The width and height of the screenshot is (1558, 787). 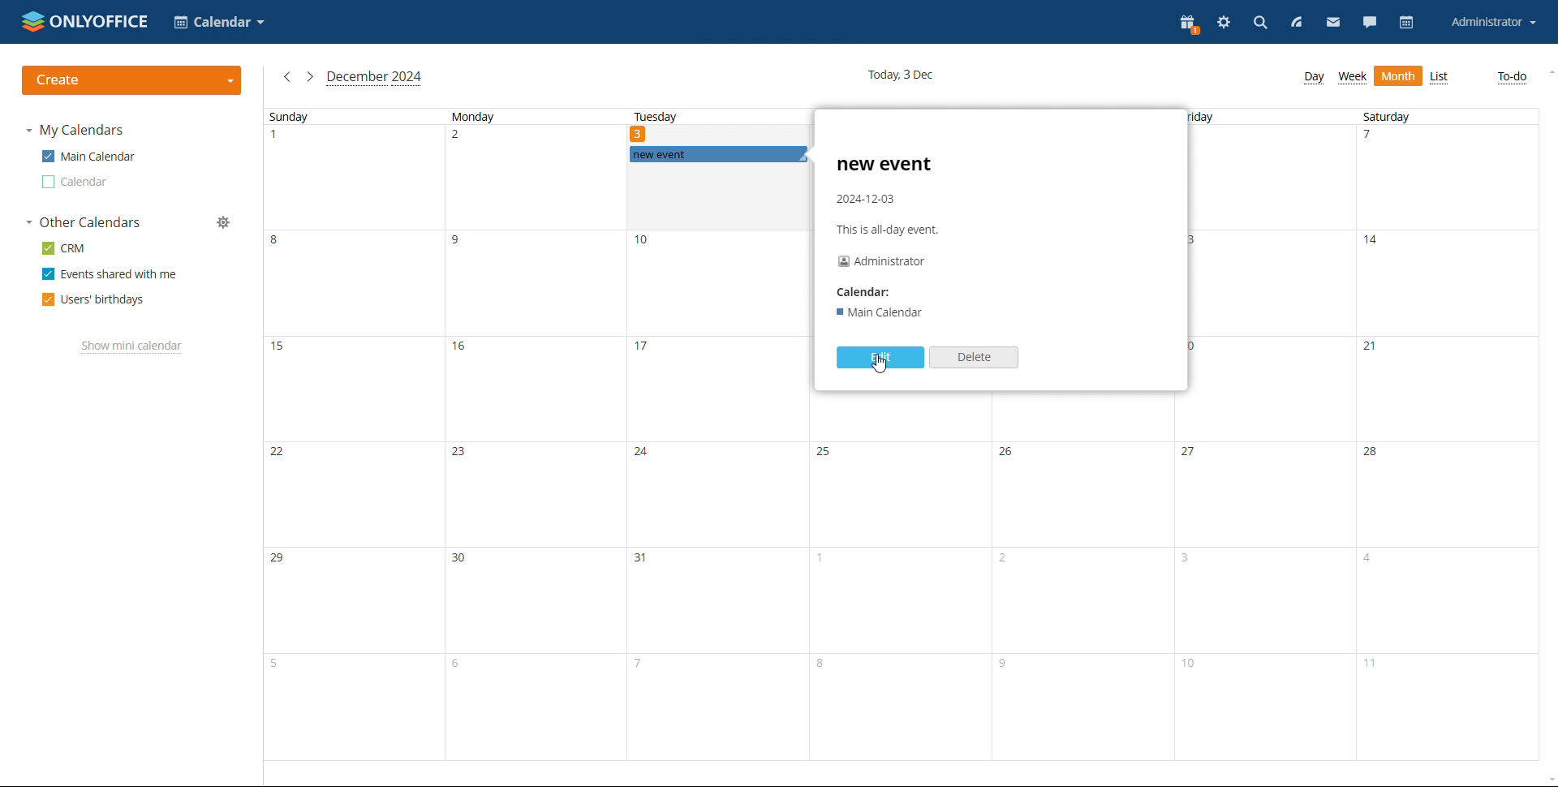 What do you see at coordinates (1352, 77) in the screenshot?
I see `week view` at bounding box center [1352, 77].